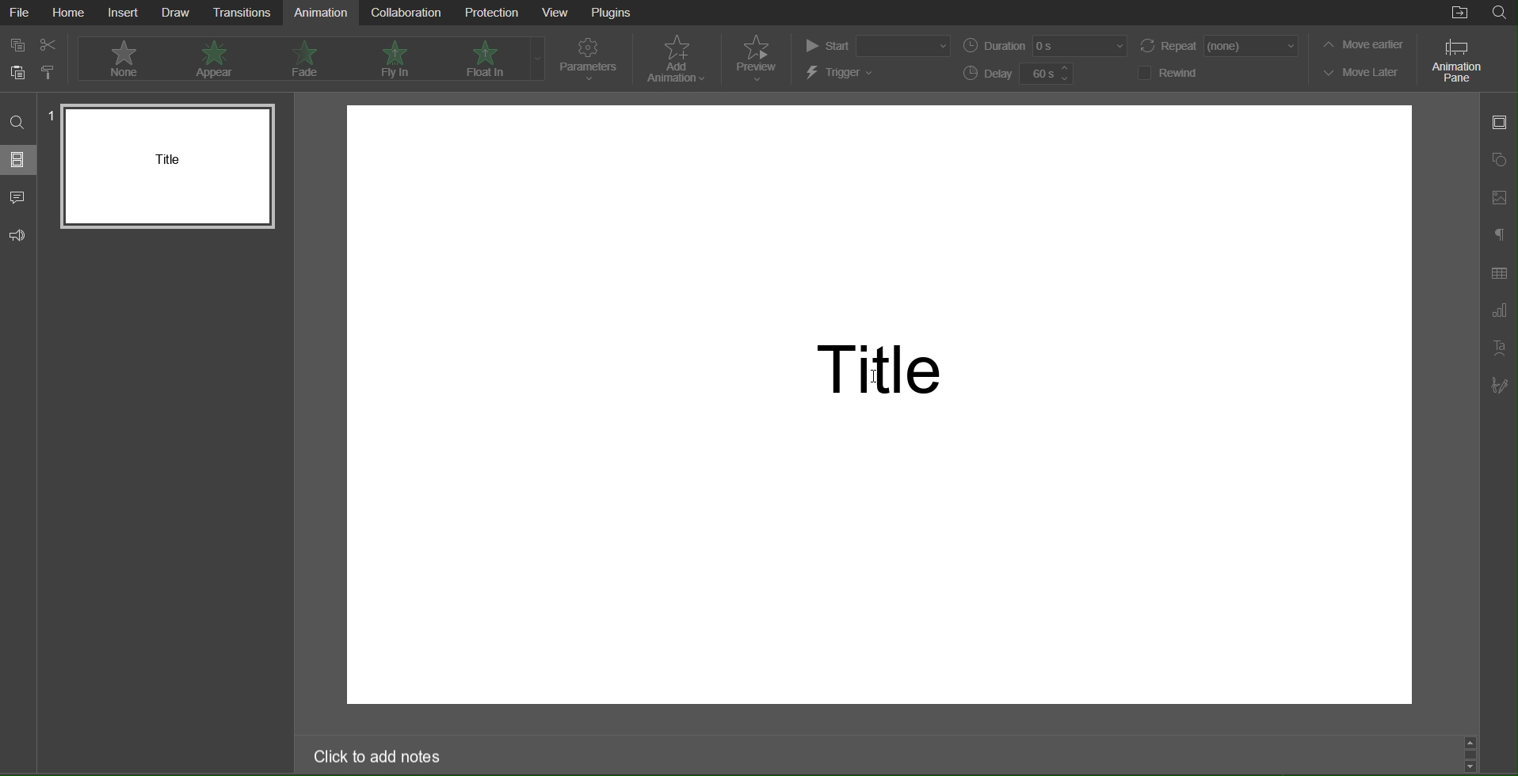 The image size is (1518, 776). What do you see at coordinates (483, 59) in the screenshot?
I see `Float In` at bounding box center [483, 59].